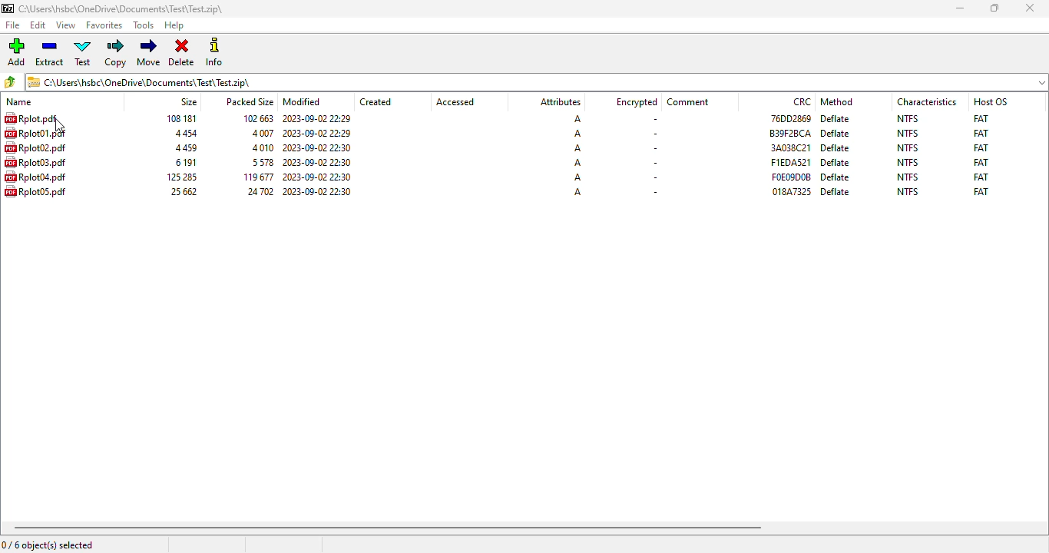 Image resolution: width=1049 pixels, height=553 pixels. What do you see at coordinates (183, 191) in the screenshot?
I see `size` at bounding box center [183, 191].